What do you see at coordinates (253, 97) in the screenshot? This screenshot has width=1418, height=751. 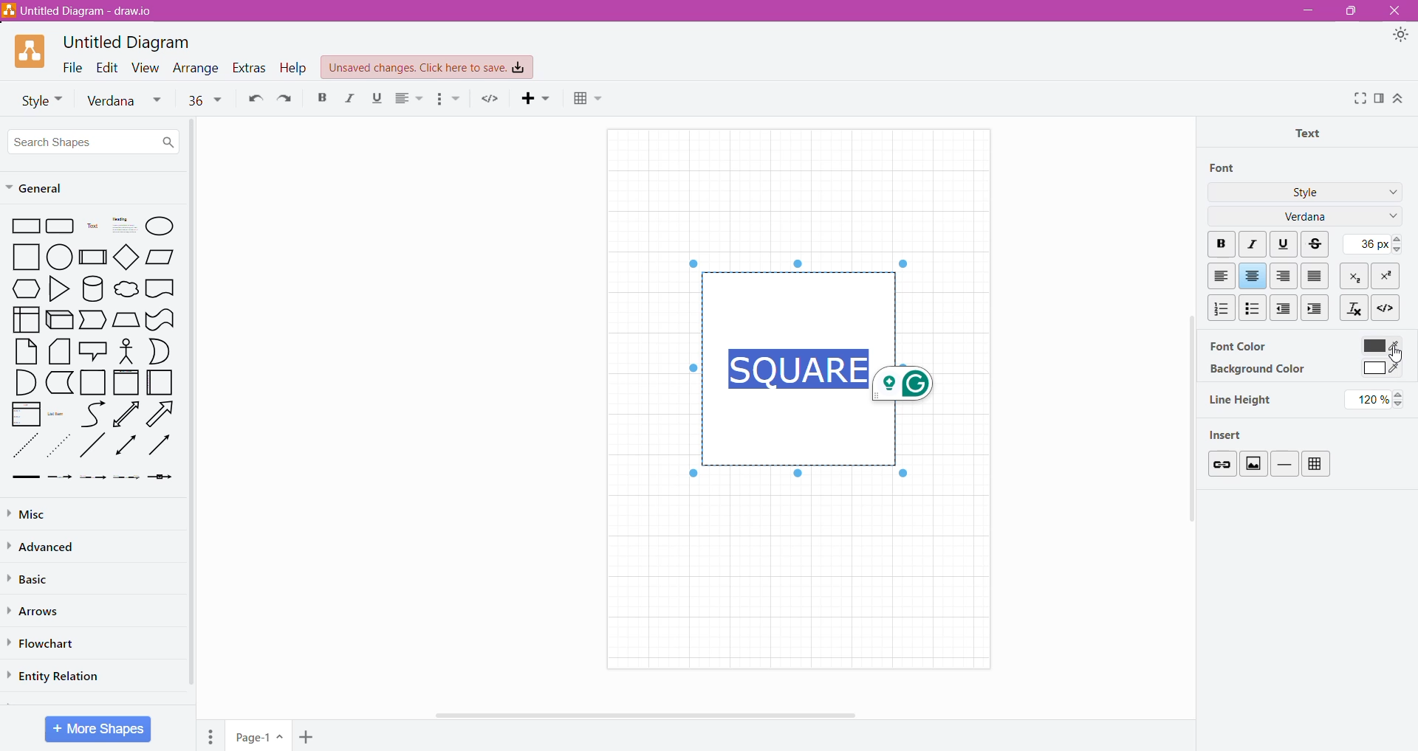 I see `Undo` at bounding box center [253, 97].